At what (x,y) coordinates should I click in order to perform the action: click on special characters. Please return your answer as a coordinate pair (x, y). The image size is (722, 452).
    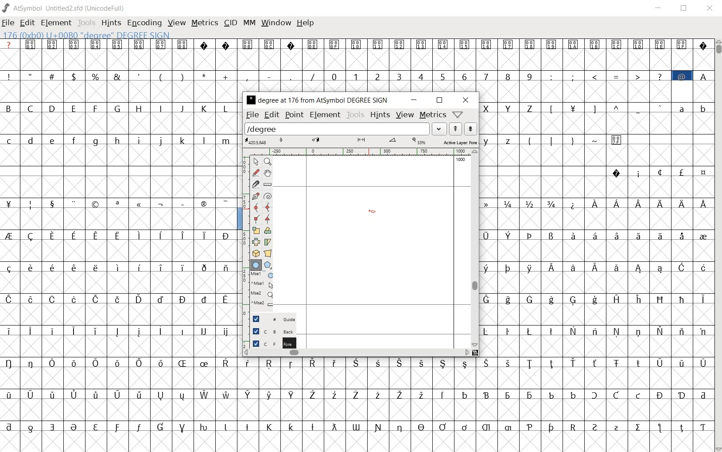
    Looking at the image, I should click on (658, 172).